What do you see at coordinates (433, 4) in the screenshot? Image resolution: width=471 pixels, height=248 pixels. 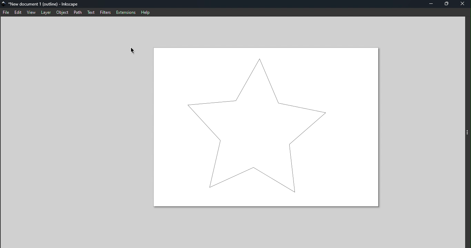 I see `Minimize` at bounding box center [433, 4].